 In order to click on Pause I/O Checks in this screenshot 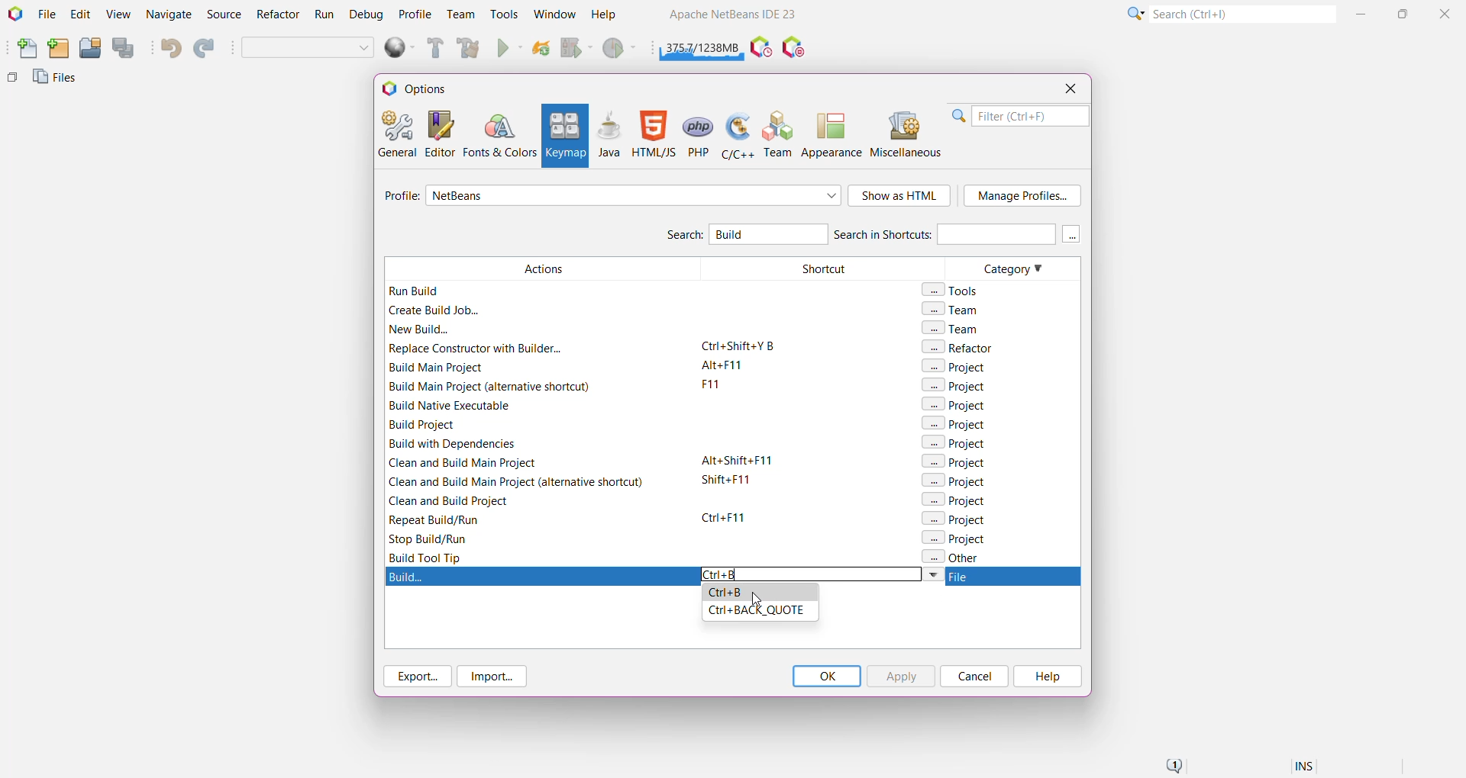, I will do `click(795, 48)`.